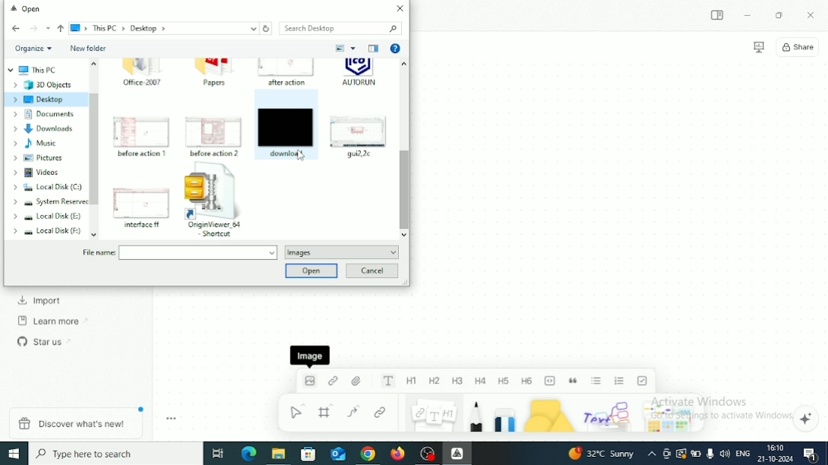  I want to click on after action, so click(286, 73).